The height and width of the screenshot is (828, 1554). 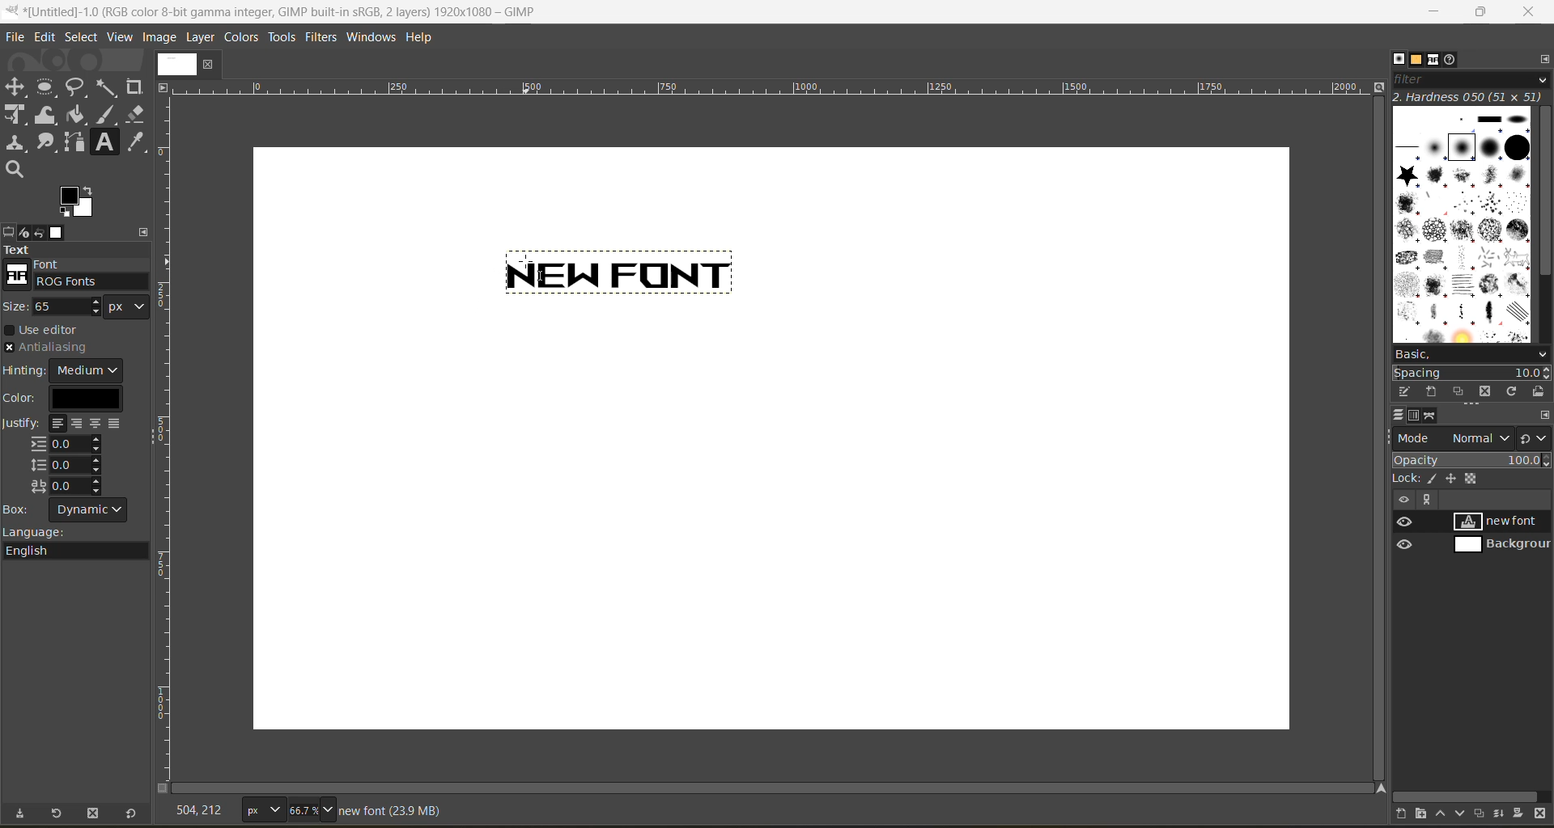 What do you see at coordinates (1481, 813) in the screenshot?
I see `create a duplicate` at bounding box center [1481, 813].